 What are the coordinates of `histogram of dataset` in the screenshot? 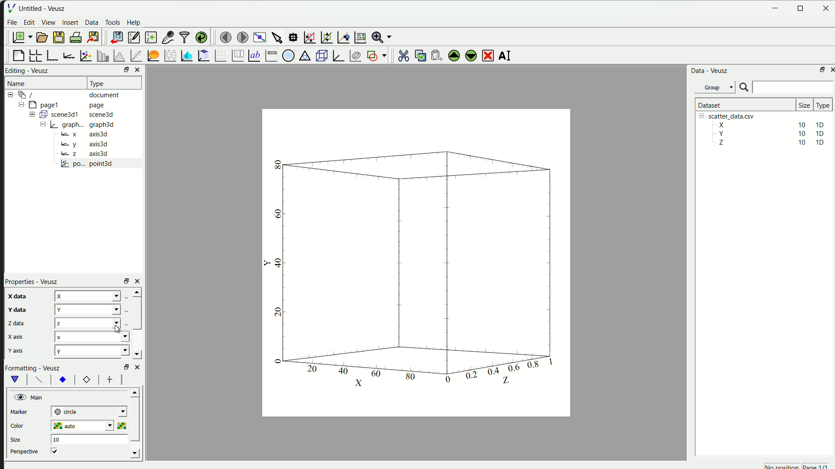 It's located at (117, 56).